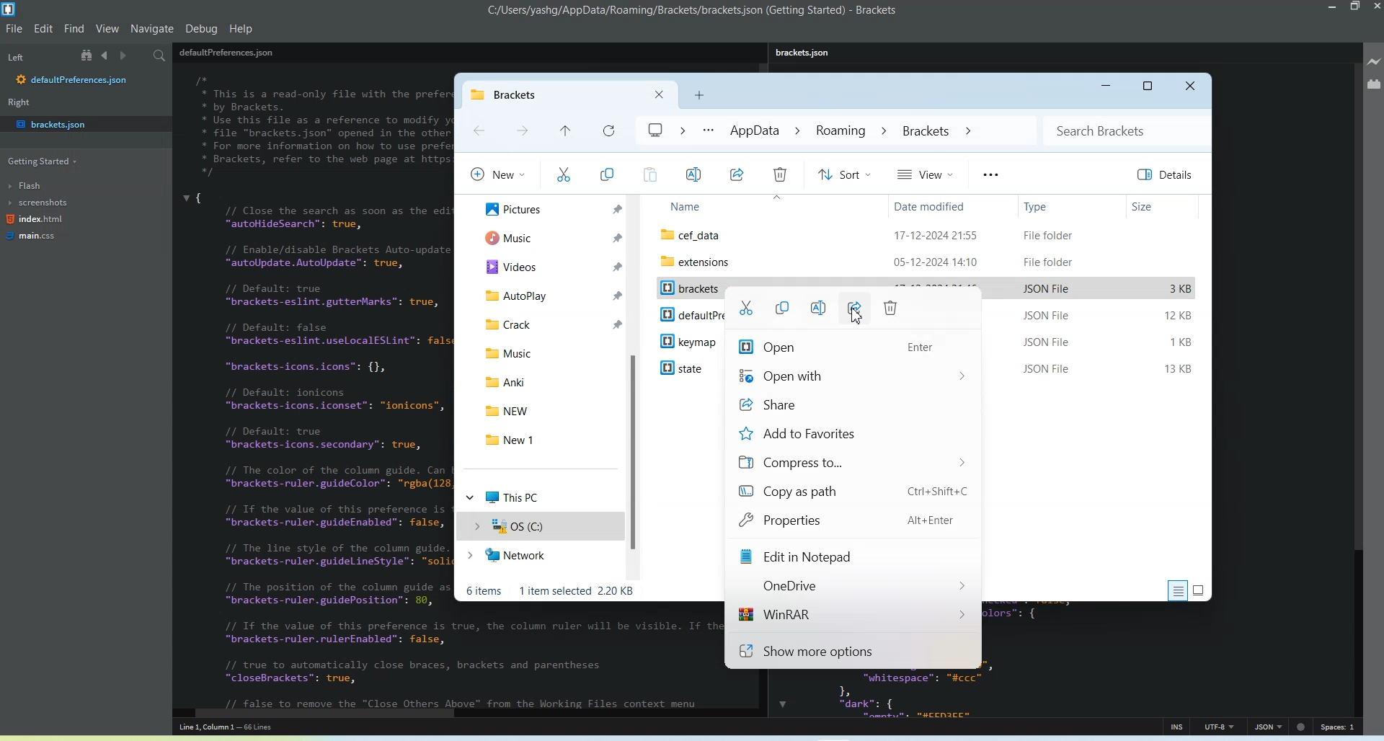  What do you see at coordinates (1268, 726) in the screenshot?
I see `JSON` at bounding box center [1268, 726].